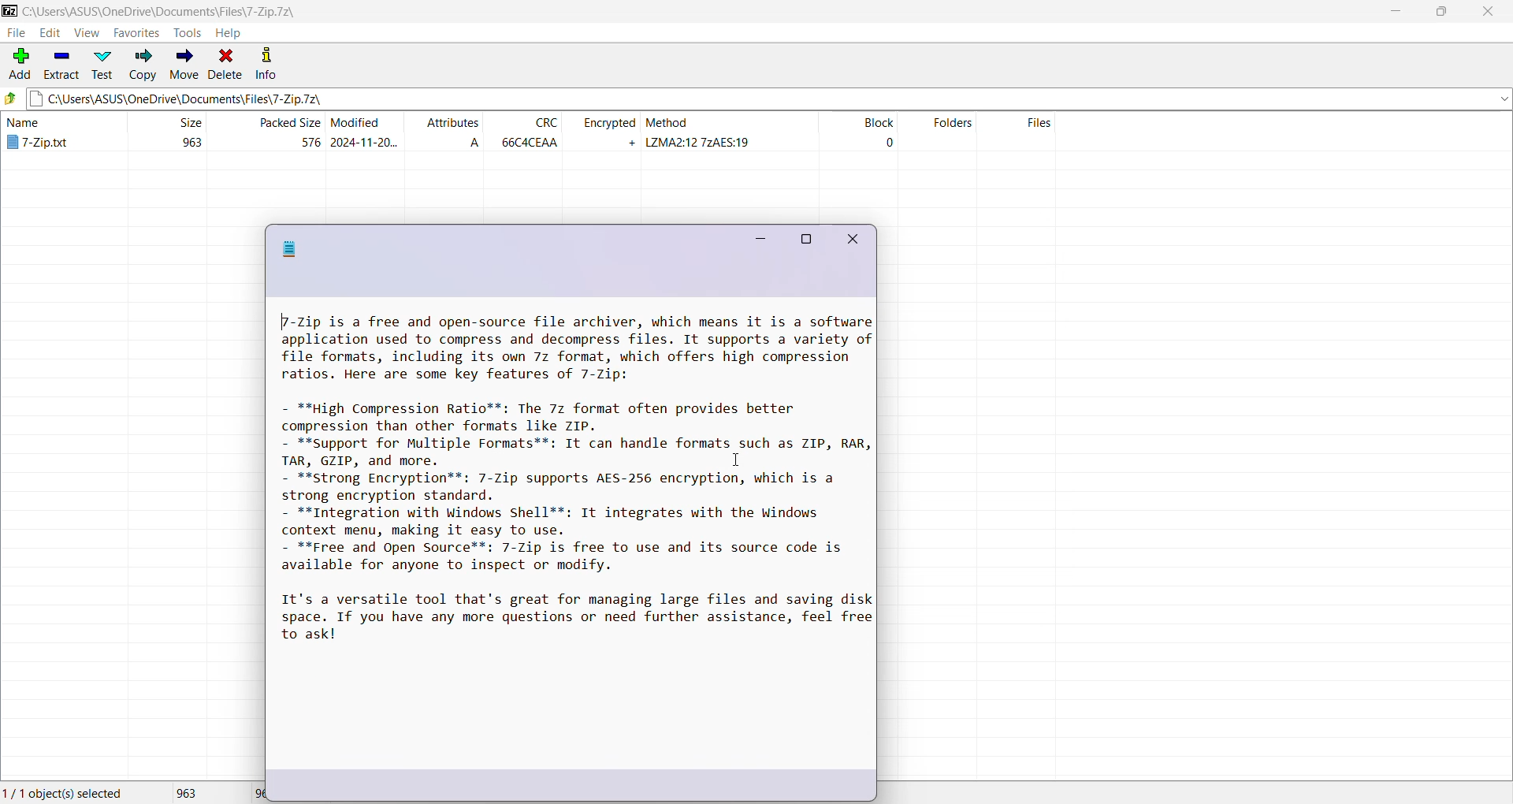 The image size is (1513, 804). Describe the element at coordinates (242, 9) in the screenshot. I see `Current Folder Path` at that location.